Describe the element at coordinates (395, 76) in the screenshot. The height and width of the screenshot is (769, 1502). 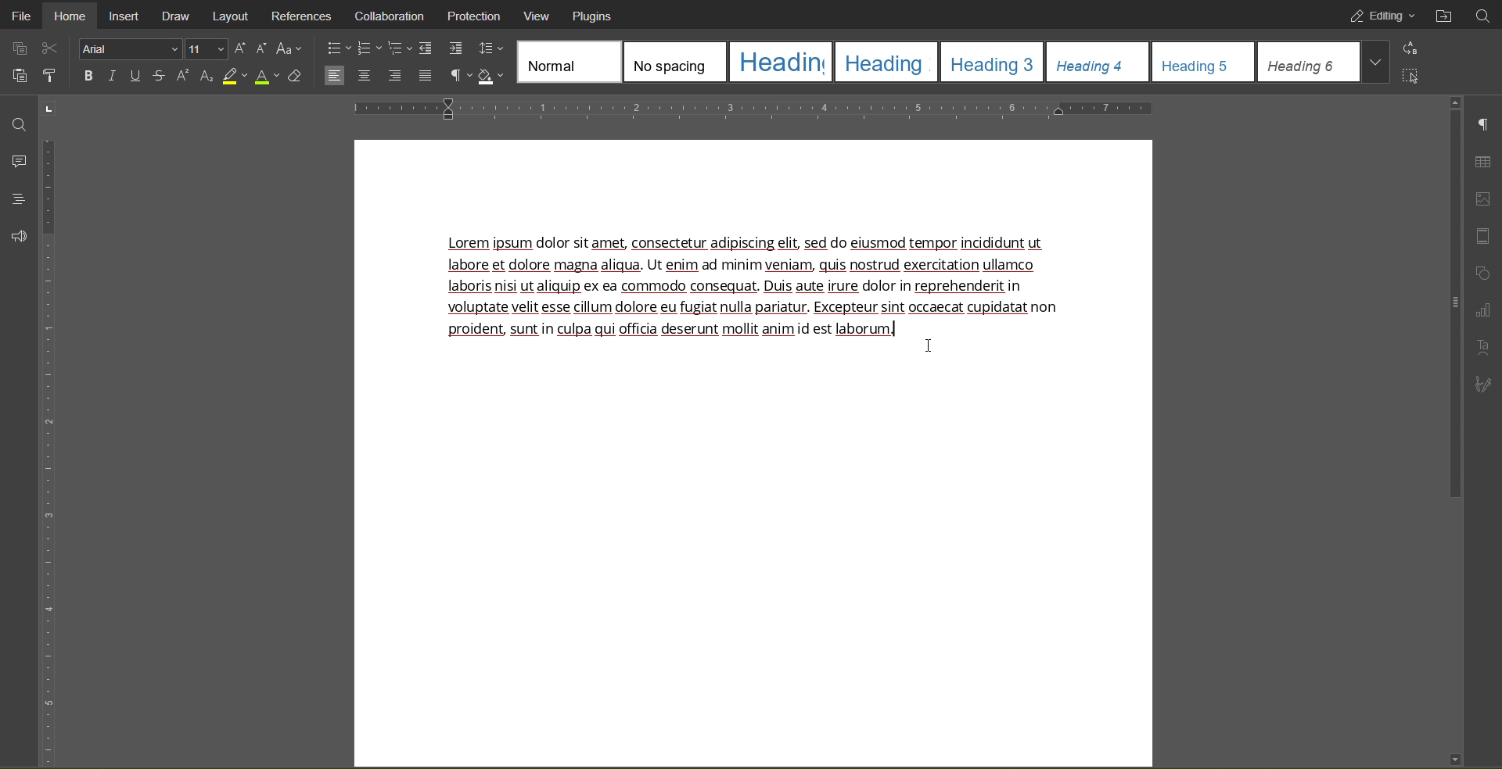
I see `Right Align` at that location.